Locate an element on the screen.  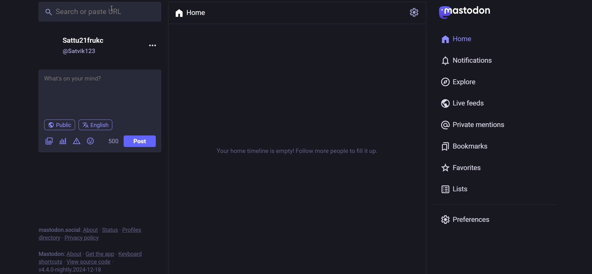
mastodon is located at coordinates (51, 252).